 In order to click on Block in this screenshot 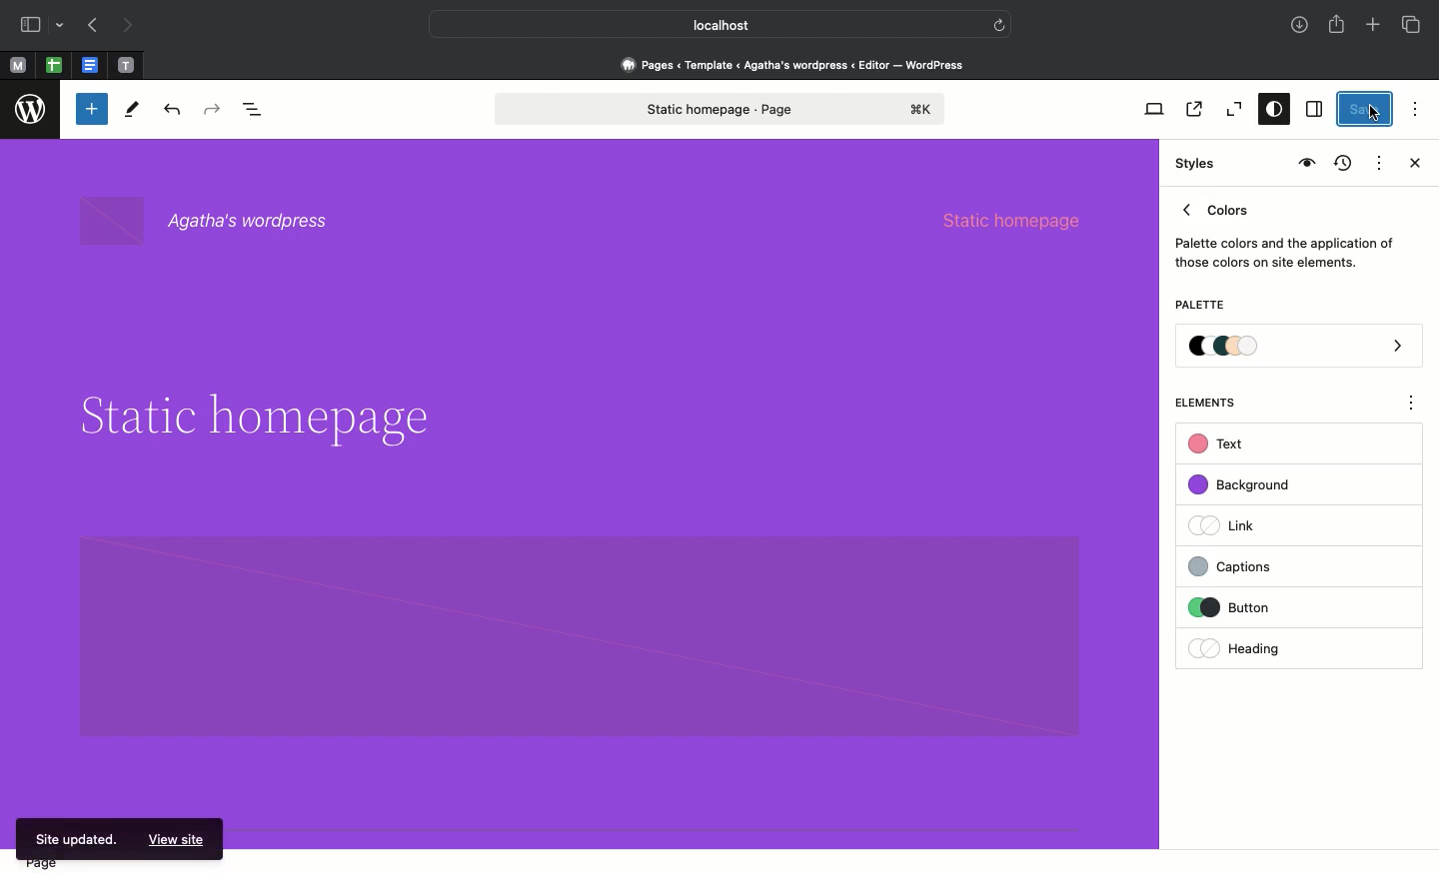, I will do `click(579, 635)`.